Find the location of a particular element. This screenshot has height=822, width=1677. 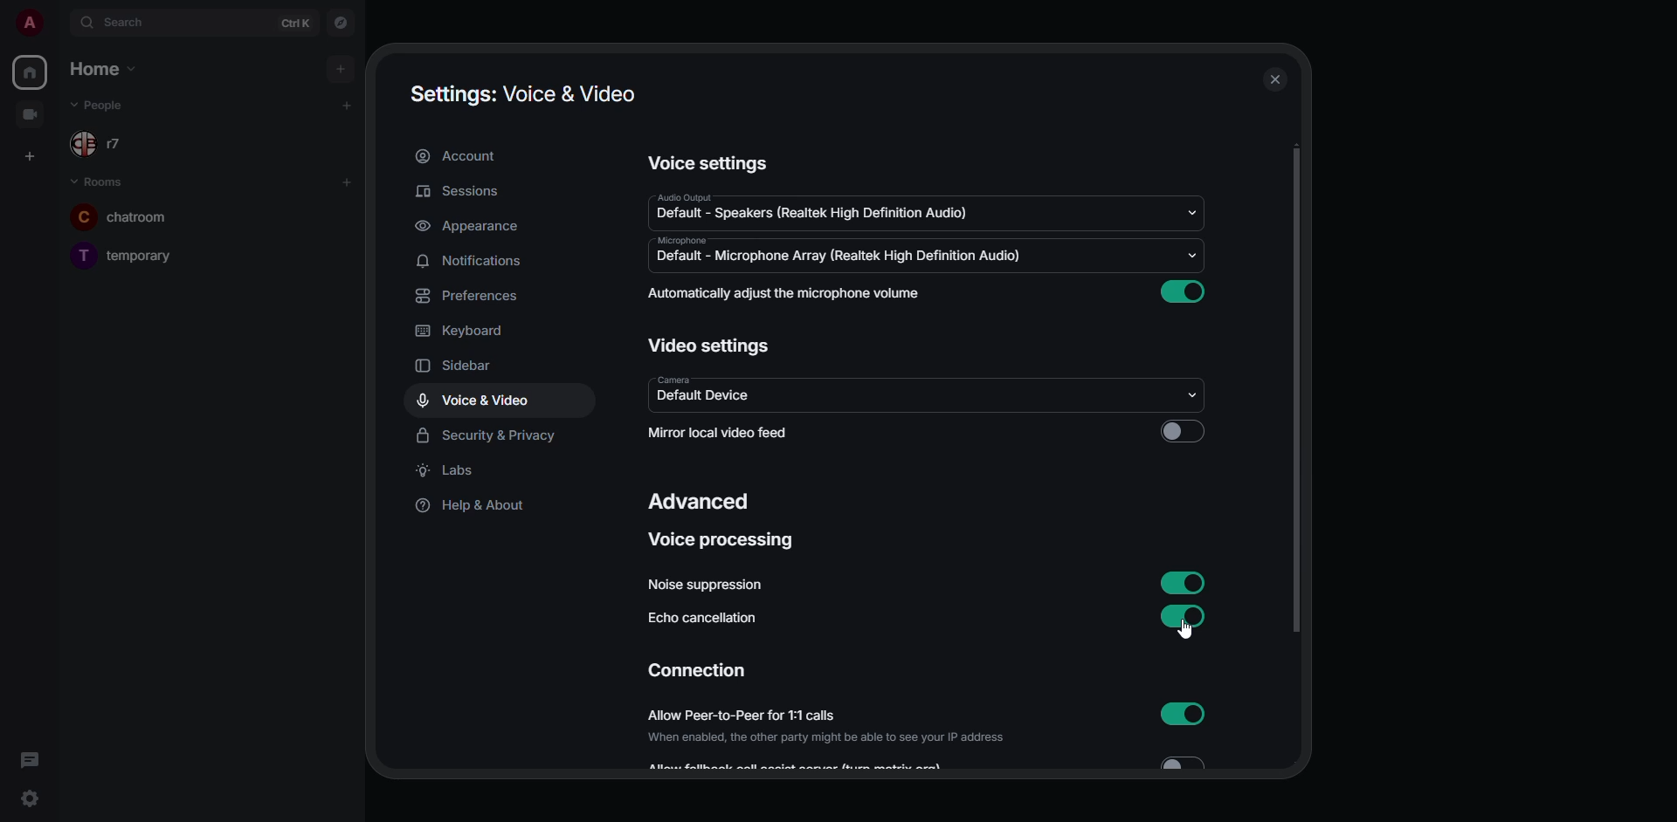

profile is located at coordinates (32, 21).